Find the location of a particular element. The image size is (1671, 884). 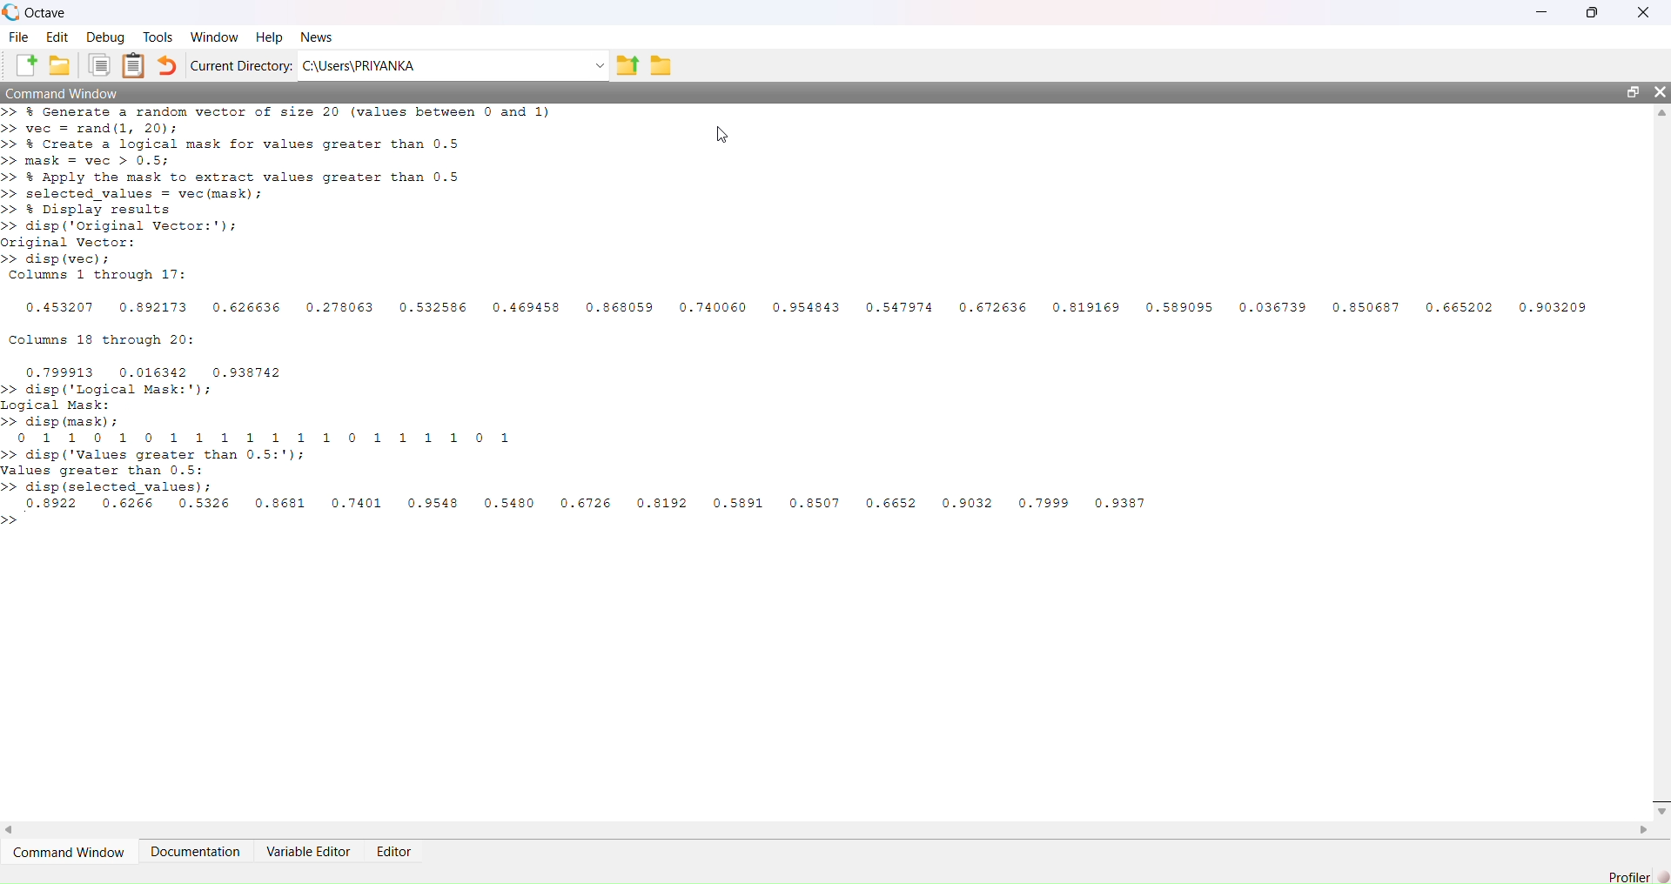

Window is located at coordinates (215, 37).